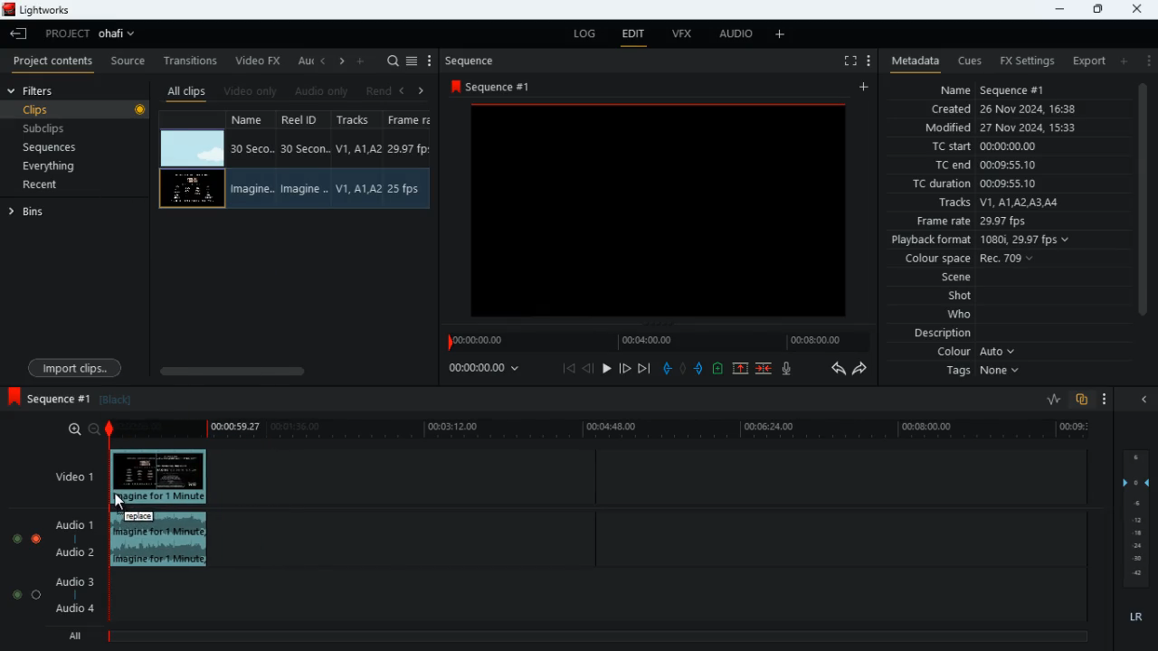  I want to click on hold, so click(684, 369).